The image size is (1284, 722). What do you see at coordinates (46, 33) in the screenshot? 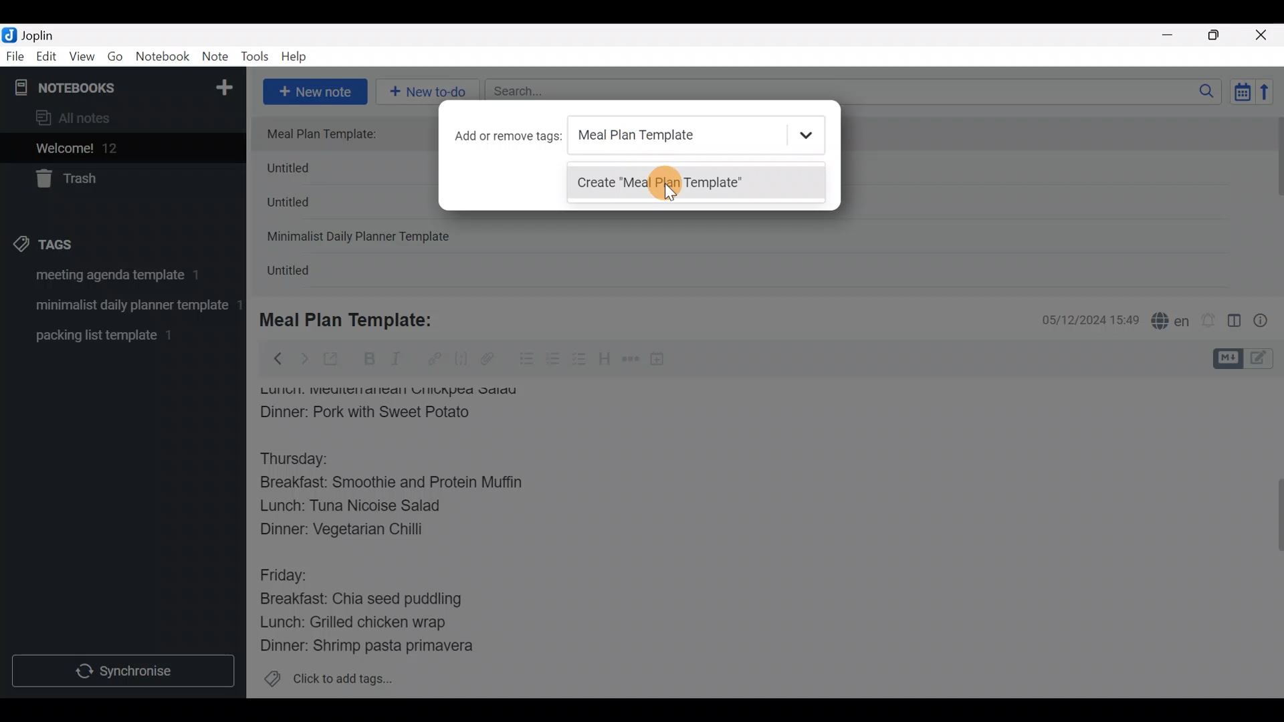
I see `Joplin` at bounding box center [46, 33].